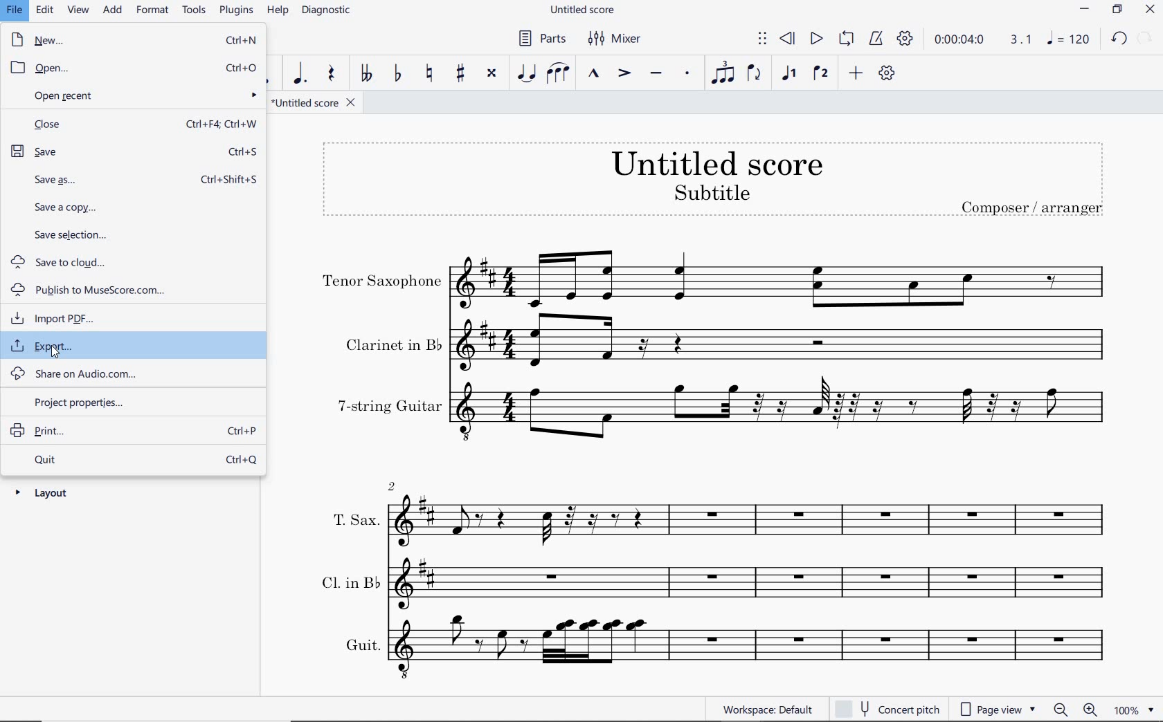 Image resolution: width=1163 pixels, height=722 pixels. What do you see at coordinates (1119, 39) in the screenshot?
I see `UNDO` at bounding box center [1119, 39].